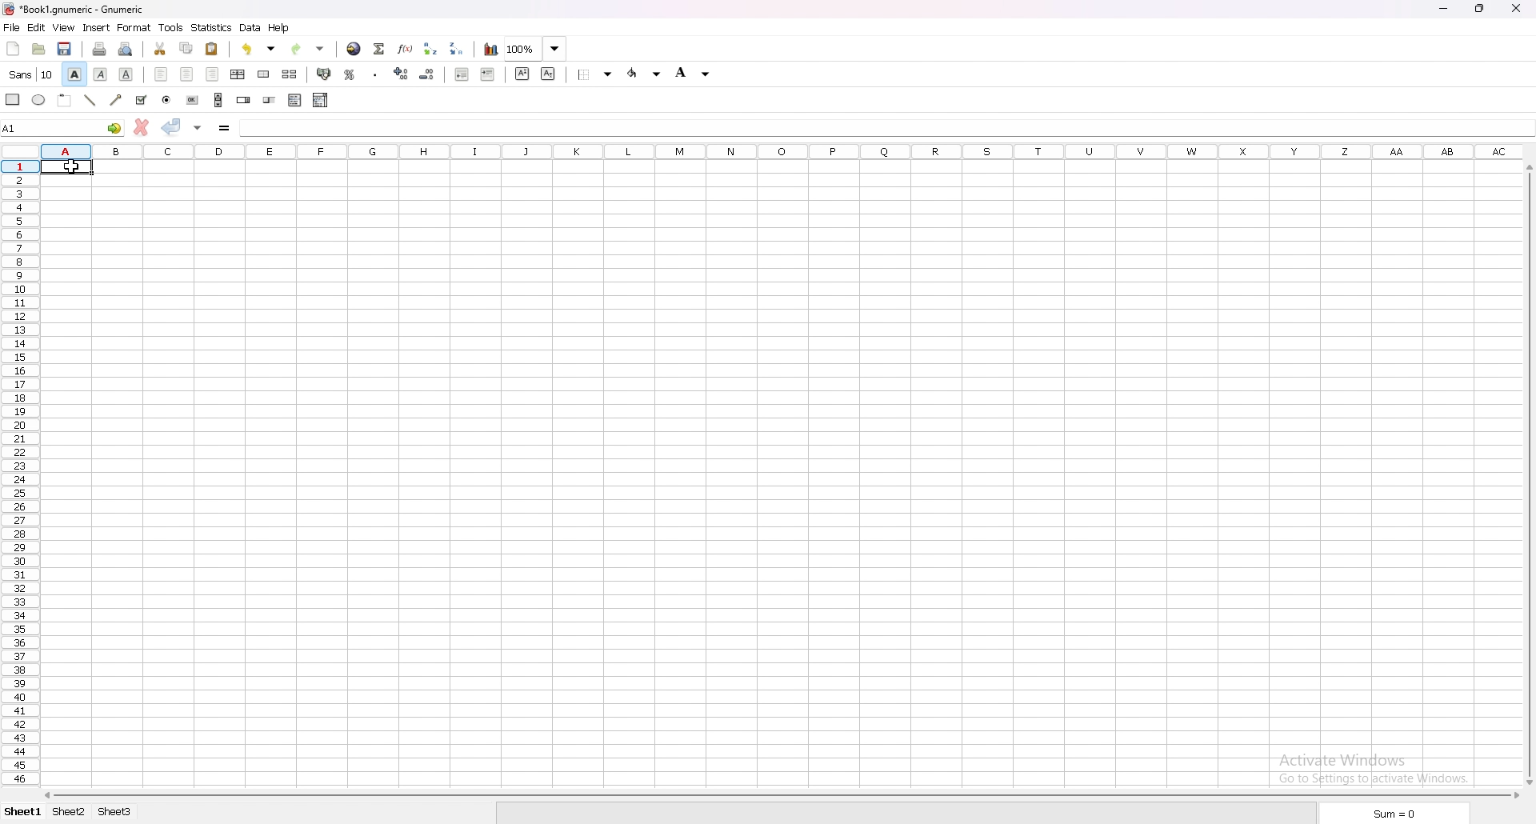 The width and height of the screenshot is (1536, 824). I want to click on minimize, so click(1445, 9).